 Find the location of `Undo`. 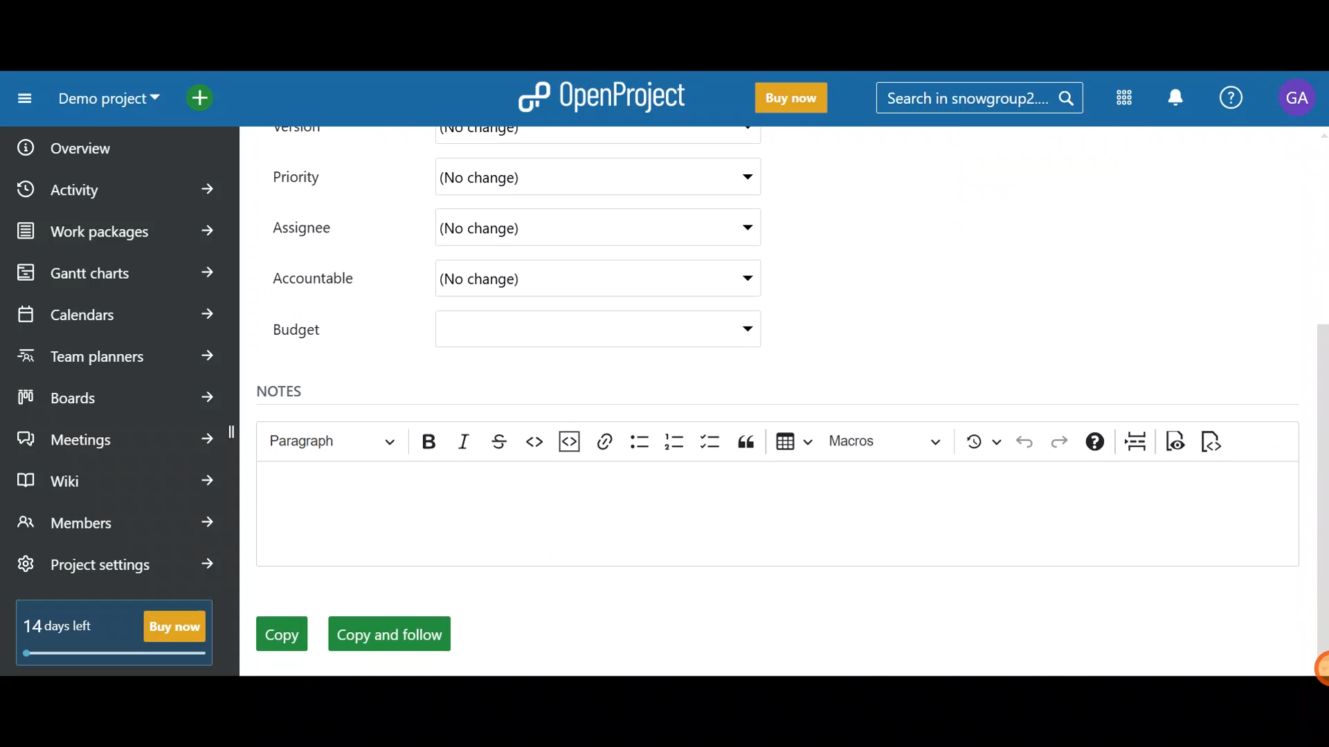

Undo is located at coordinates (1025, 443).